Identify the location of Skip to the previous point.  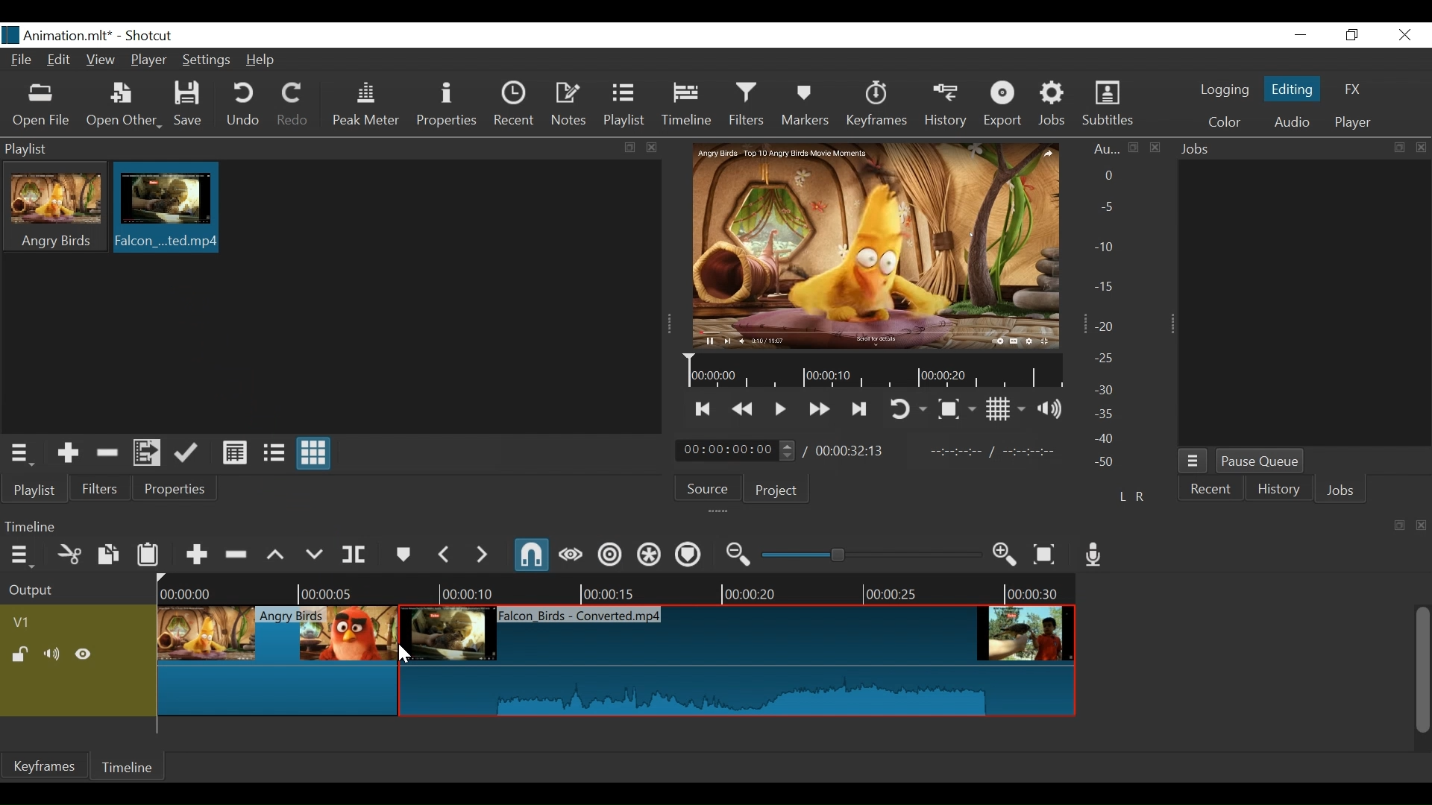
(703, 411).